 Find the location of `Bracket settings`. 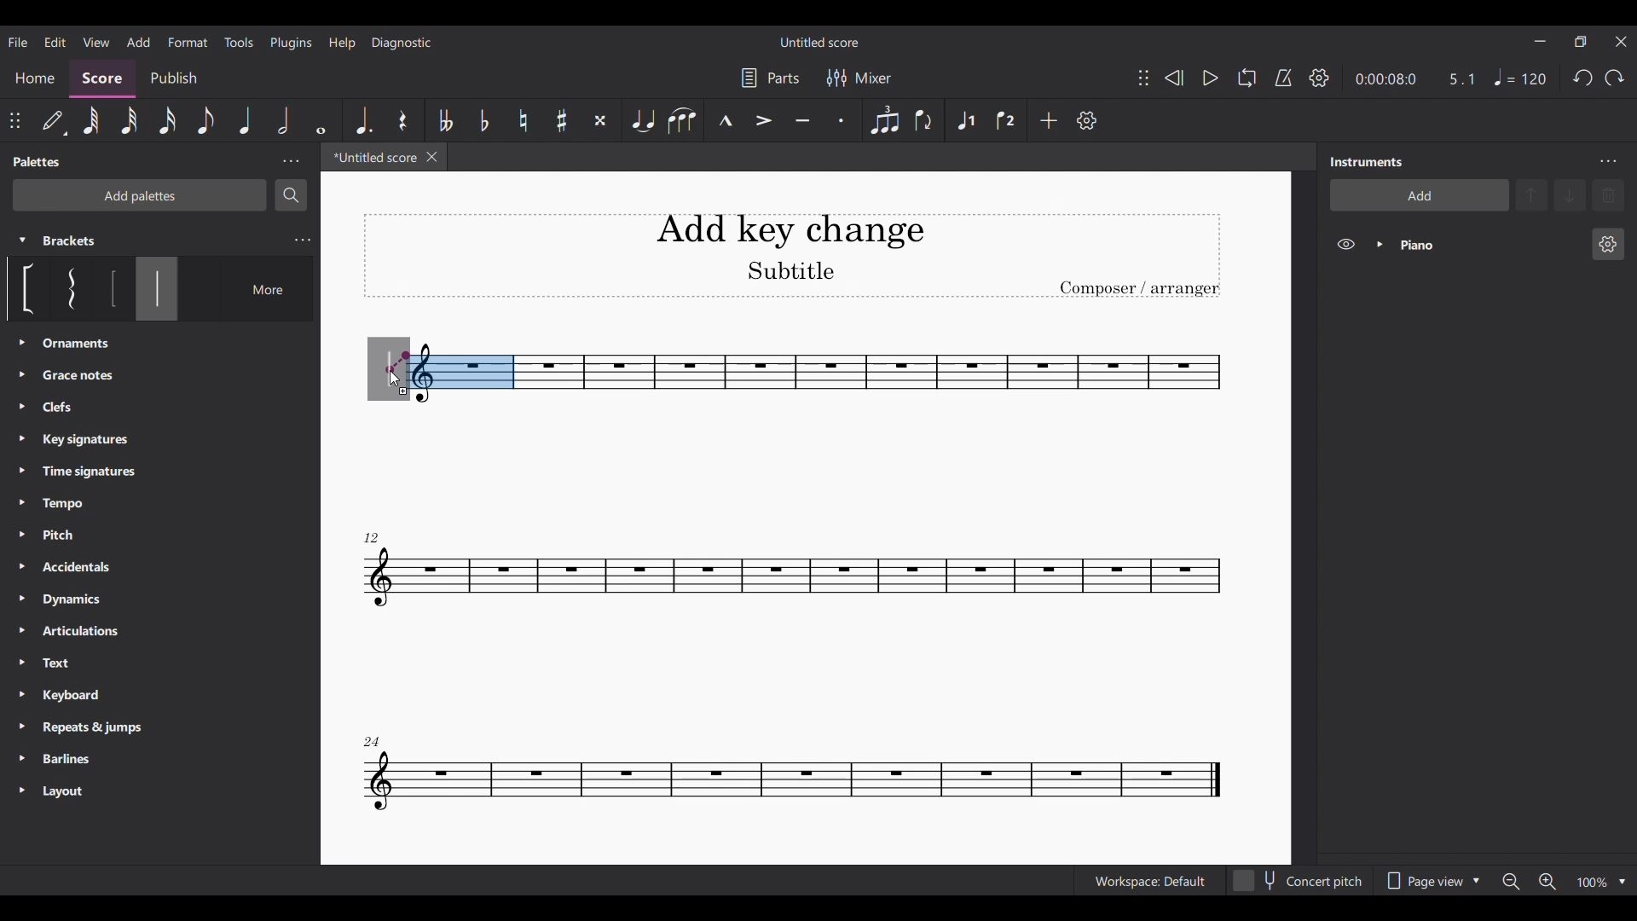

Bracket settings is located at coordinates (303, 240).